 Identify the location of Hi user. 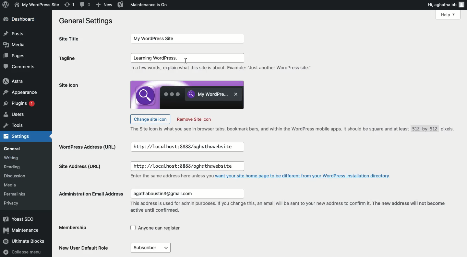
(446, 5).